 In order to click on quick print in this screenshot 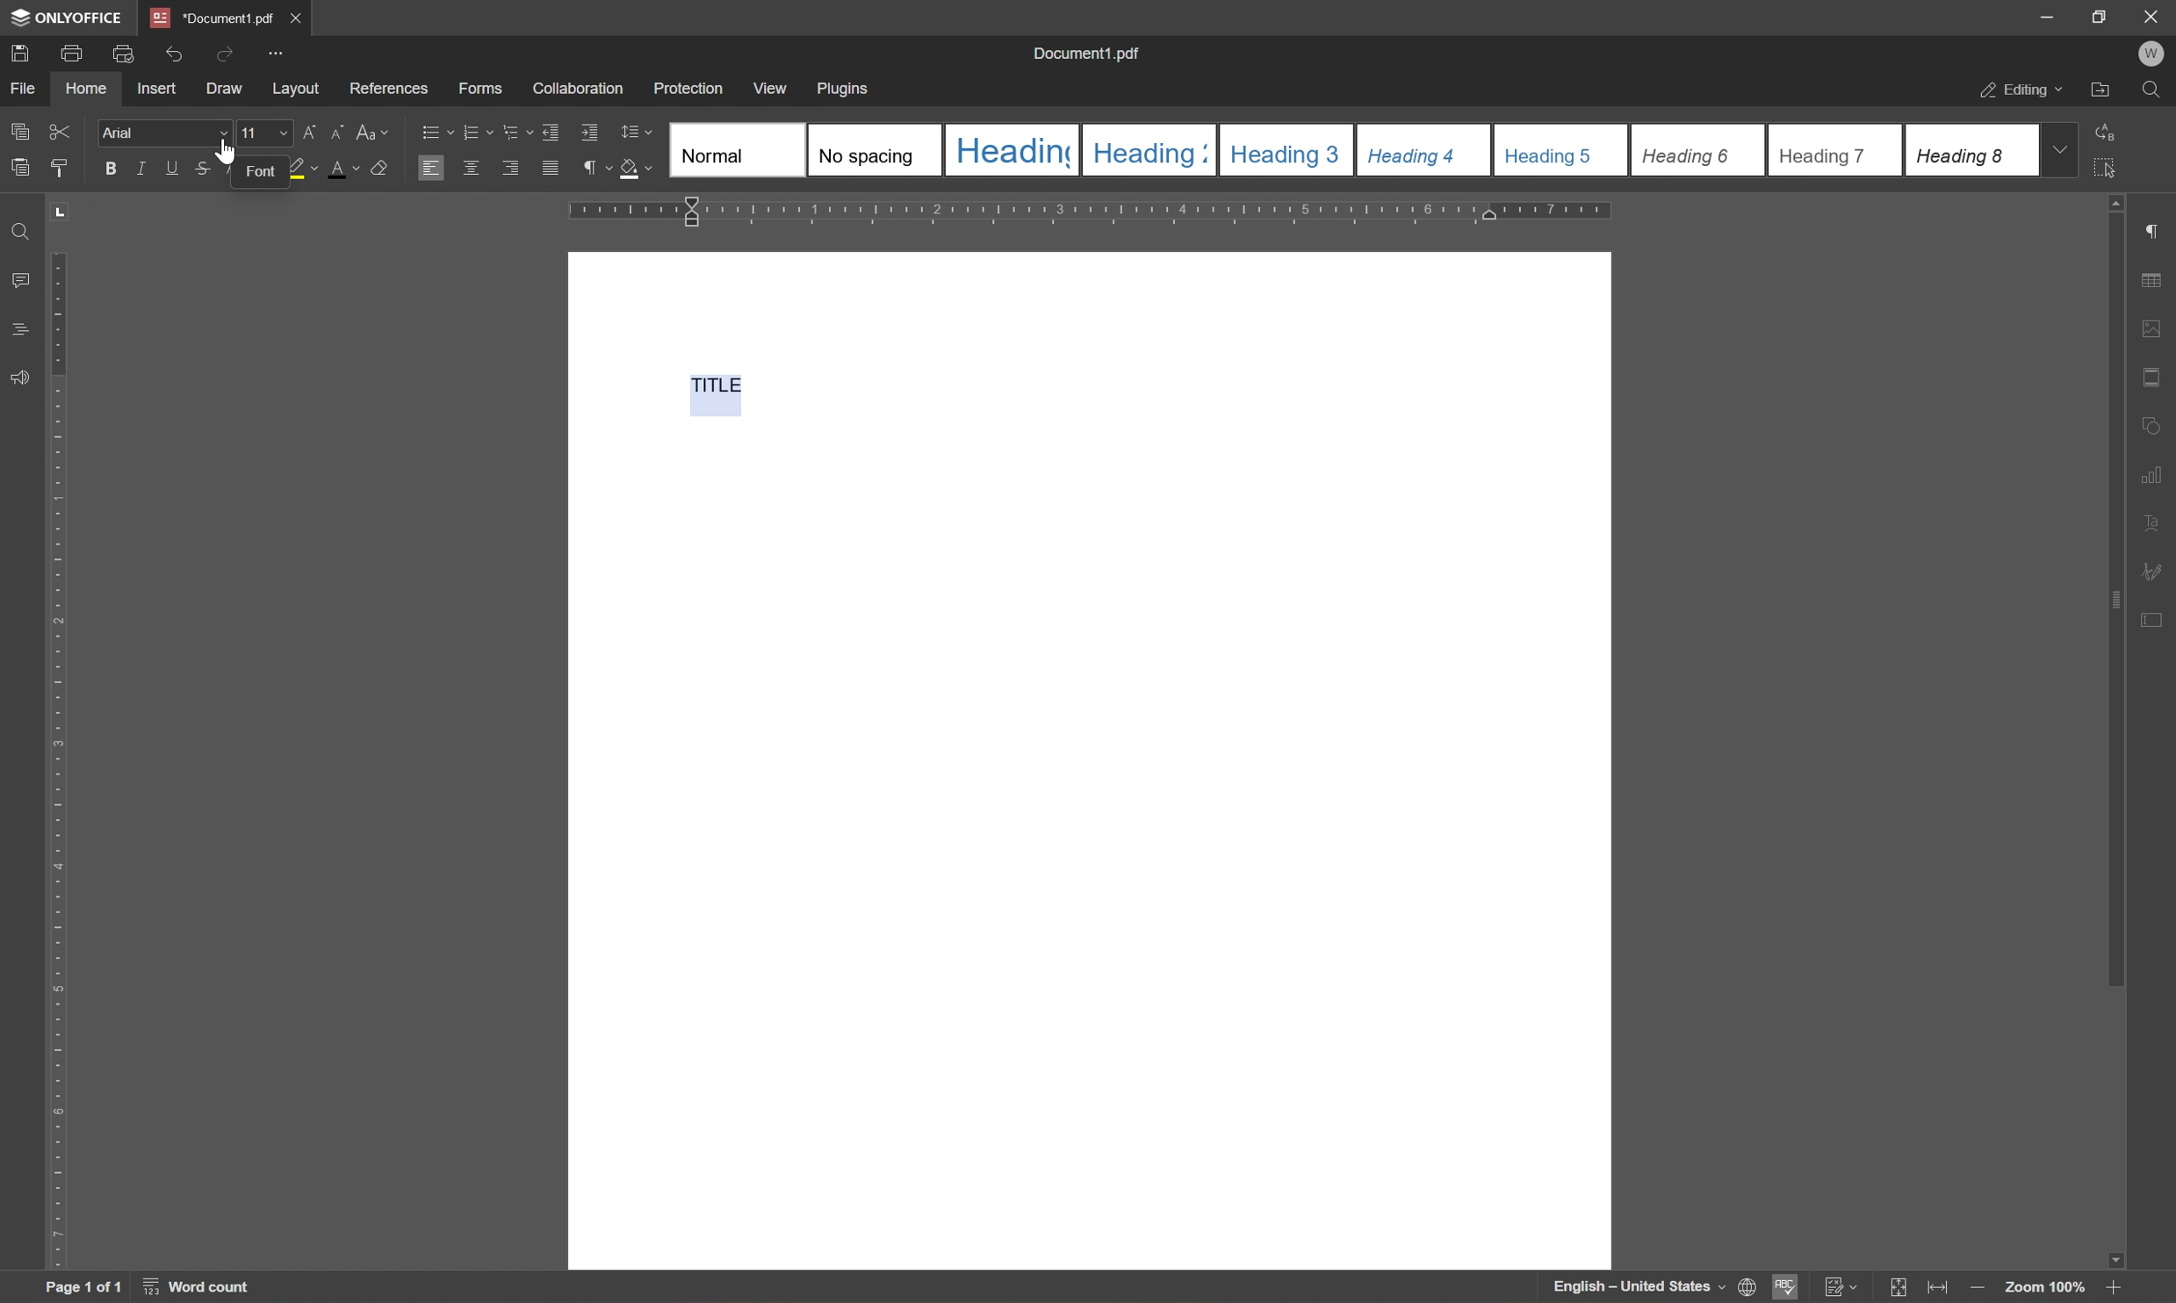, I will do `click(123, 54)`.